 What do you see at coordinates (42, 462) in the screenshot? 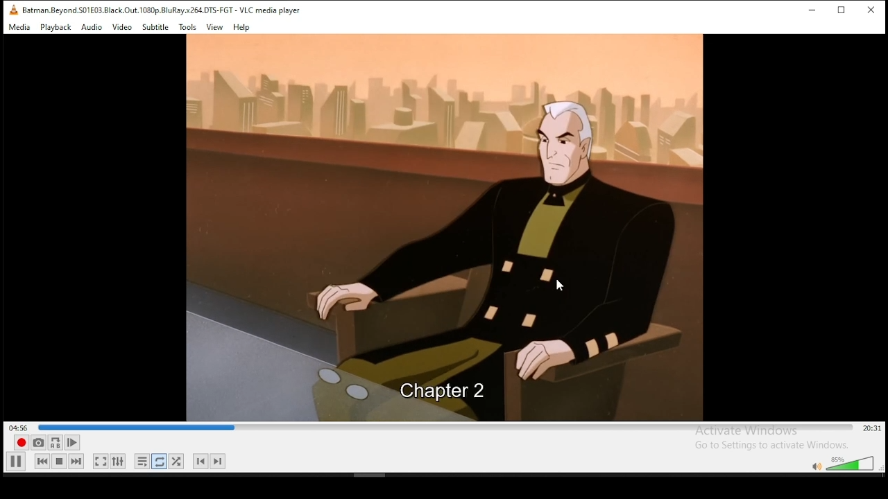
I see `rewind` at bounding box center [42, 462].